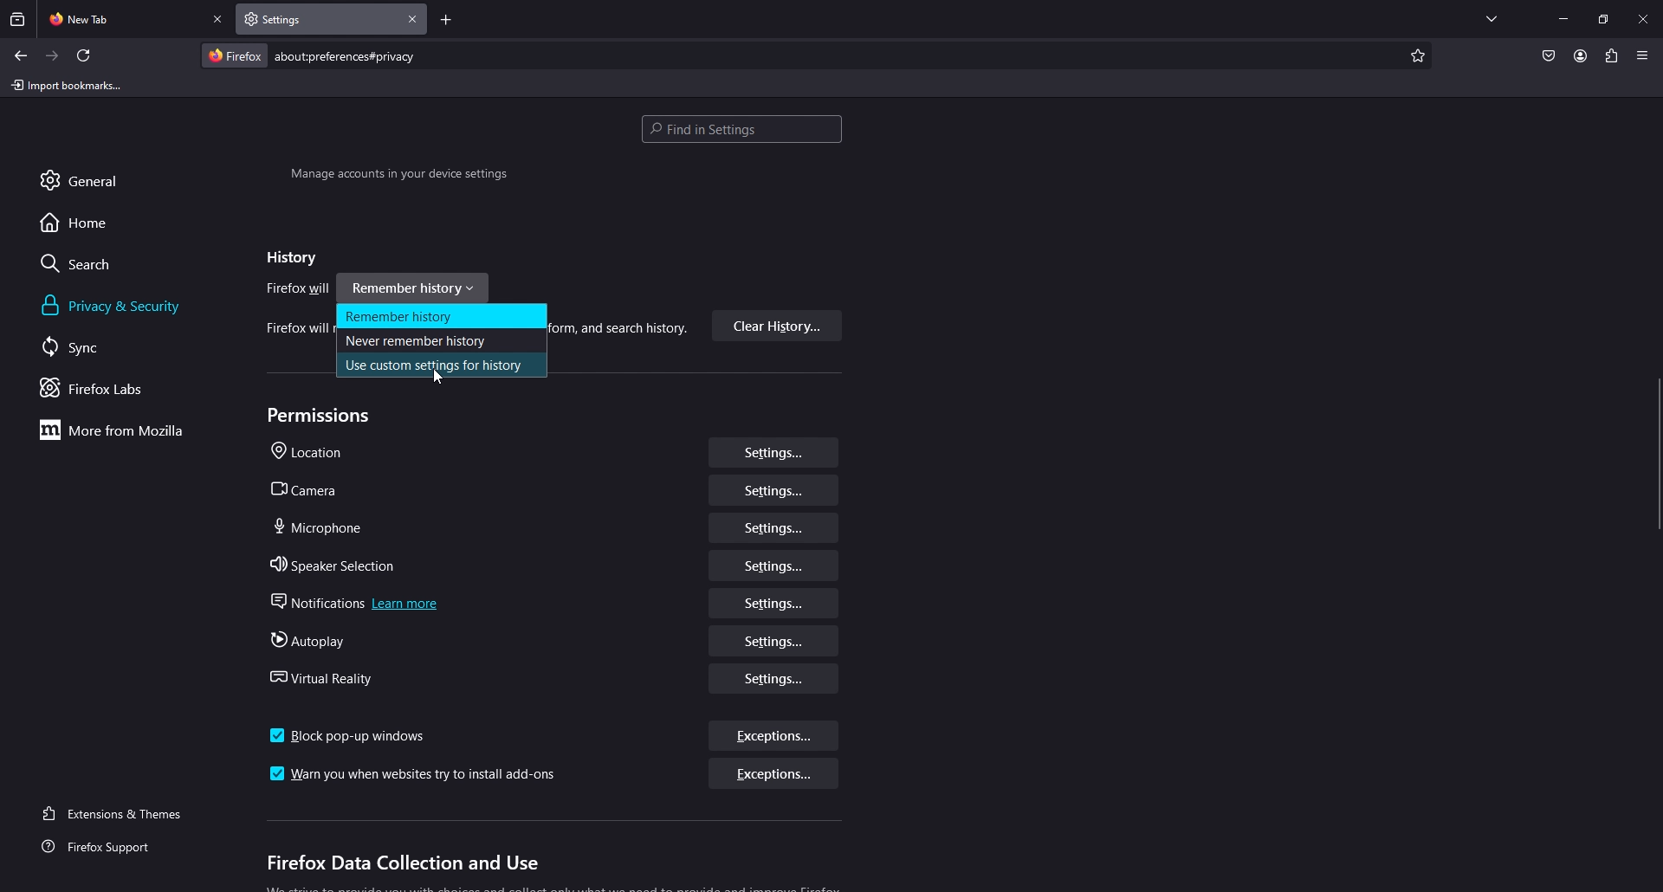 This screenshot has height=892, width=1663. Describe the element at coordinates (771, 641) in the screenshot. I see `settings` at that location.